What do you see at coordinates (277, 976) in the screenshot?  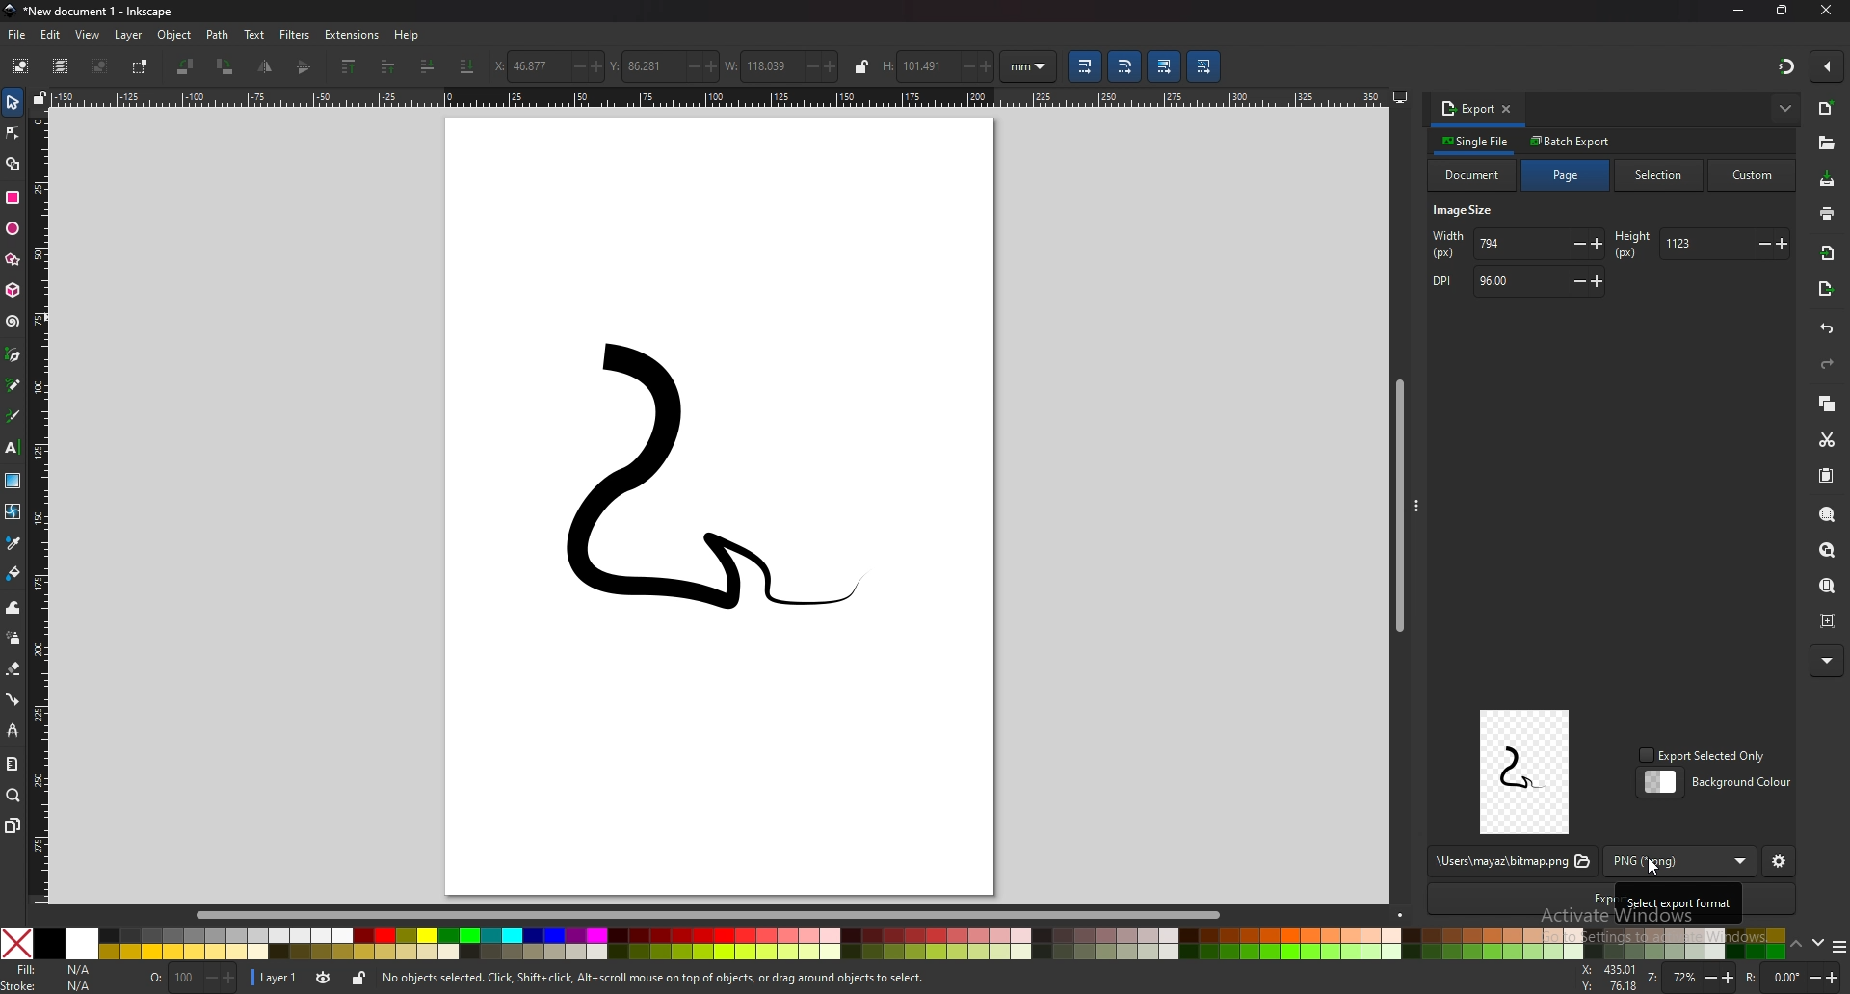 I see `layer` at bounding box center [277, 976].